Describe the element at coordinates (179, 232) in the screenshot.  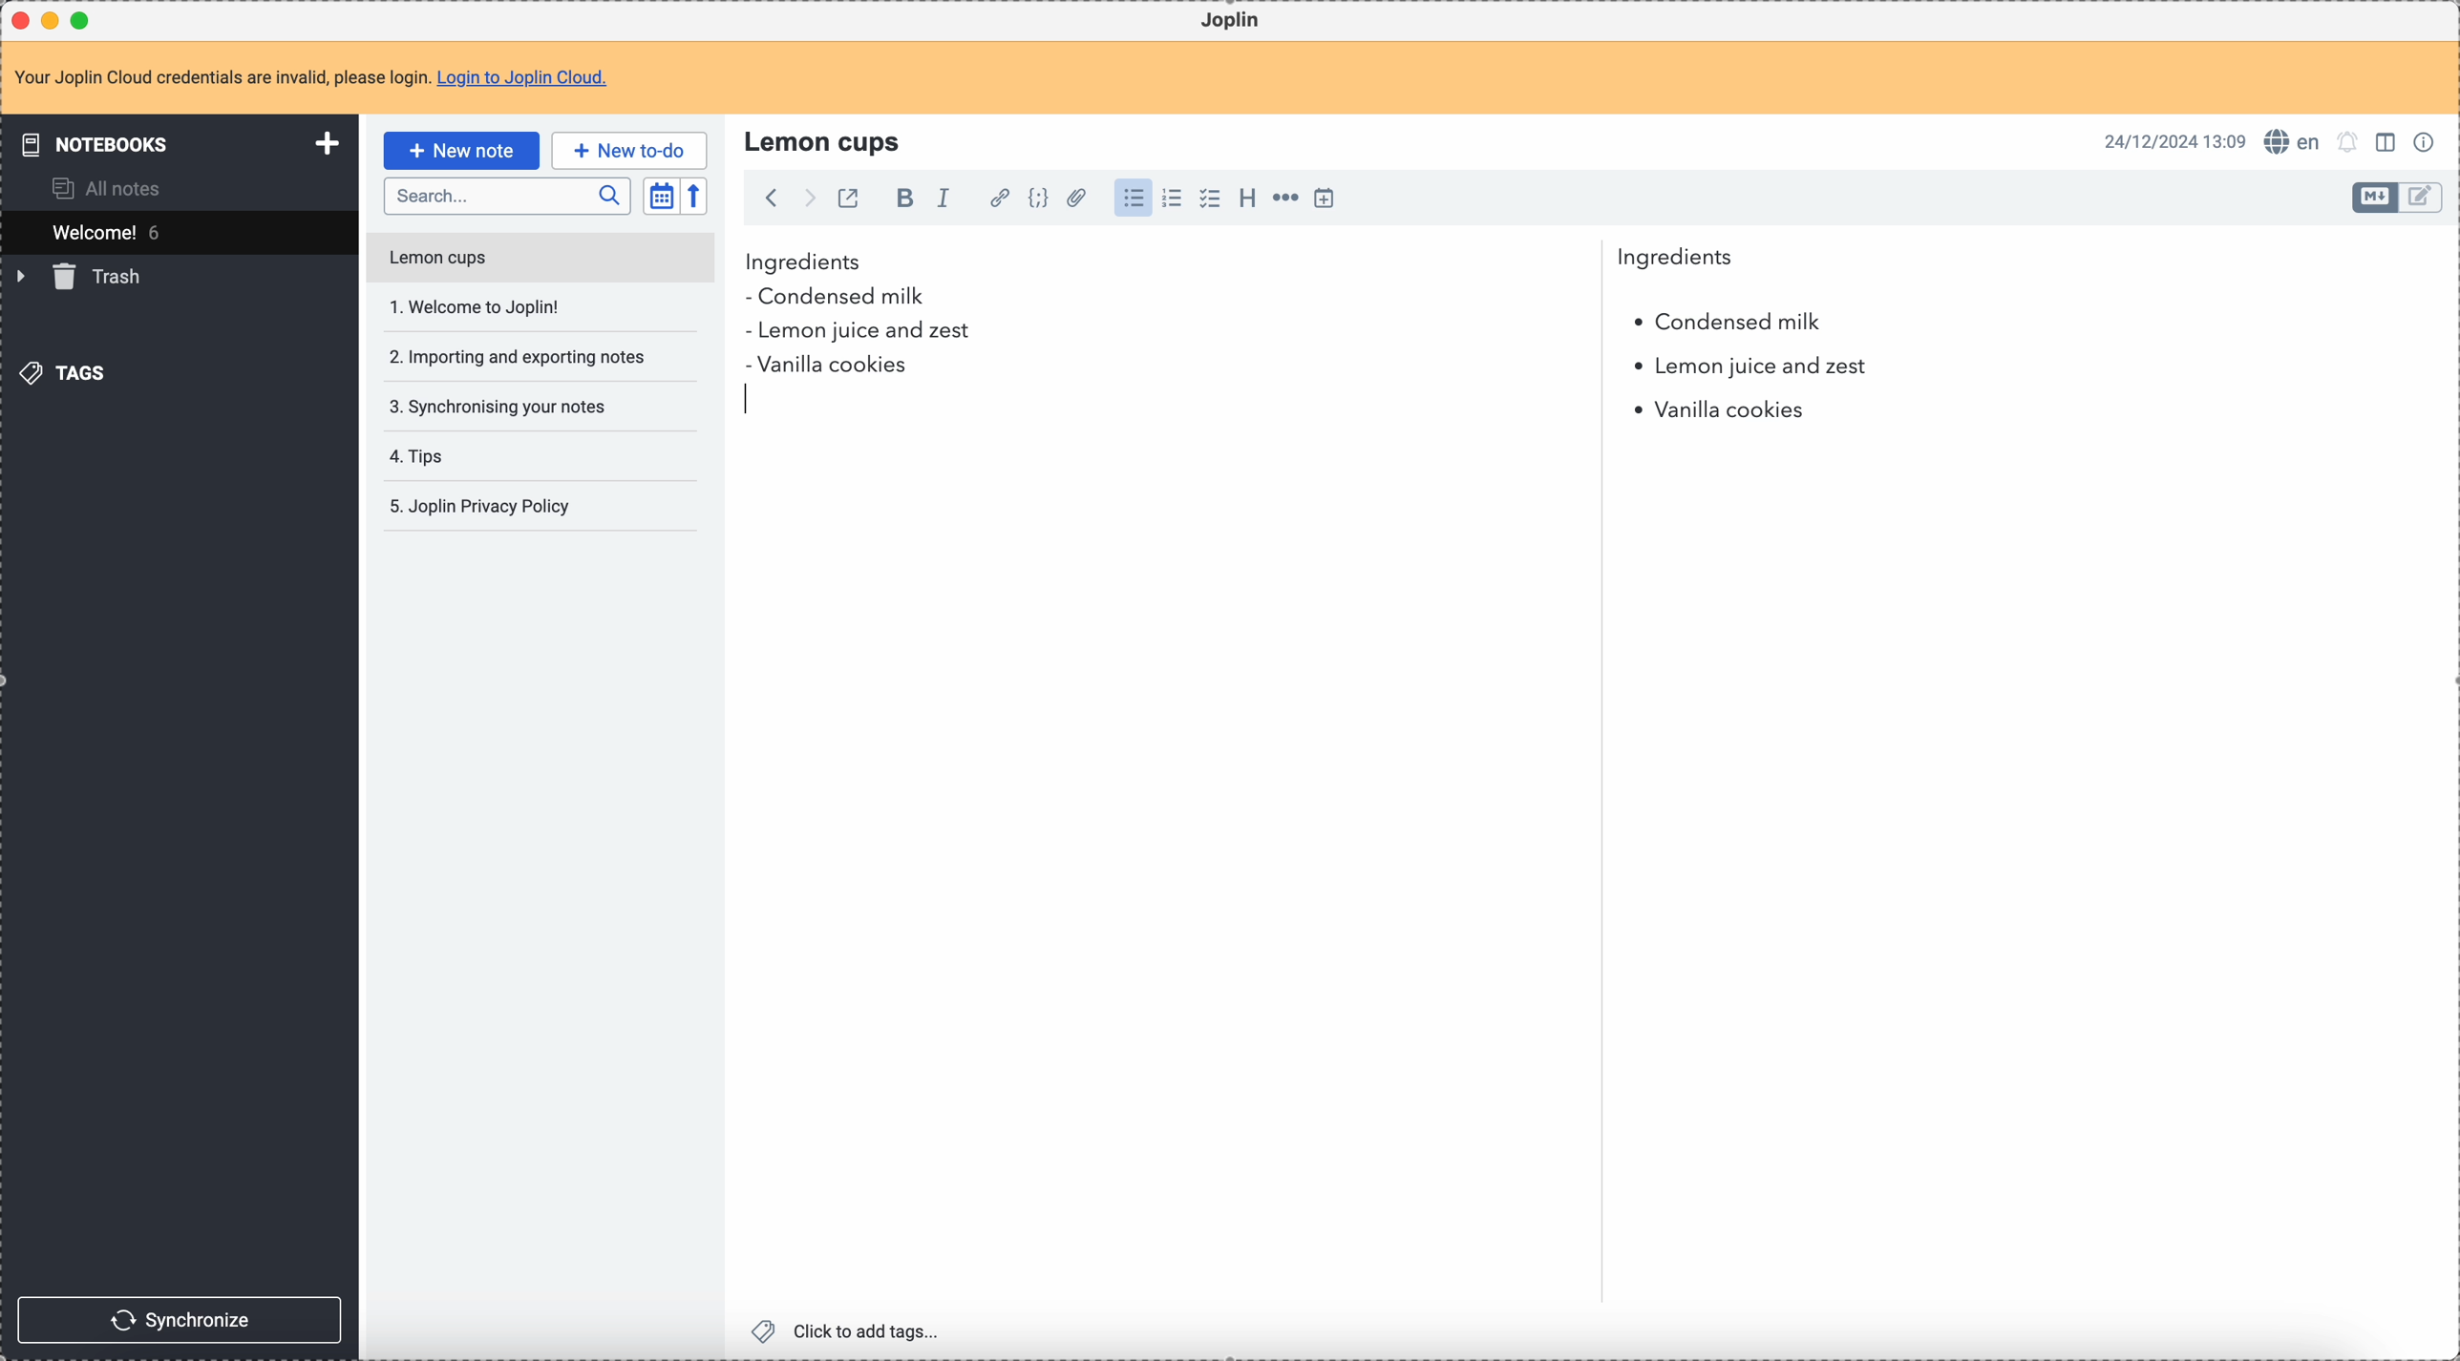
I see `welcome` at that location.